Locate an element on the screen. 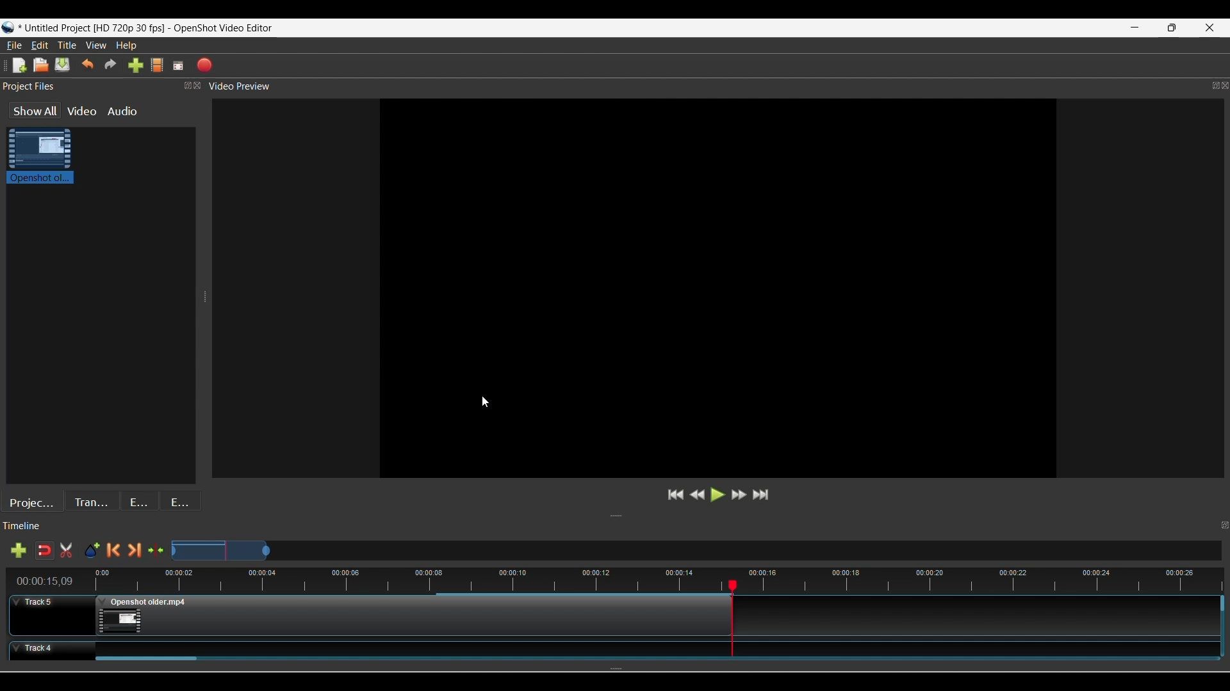  Fullscreen is located at coordinates (177, 65).